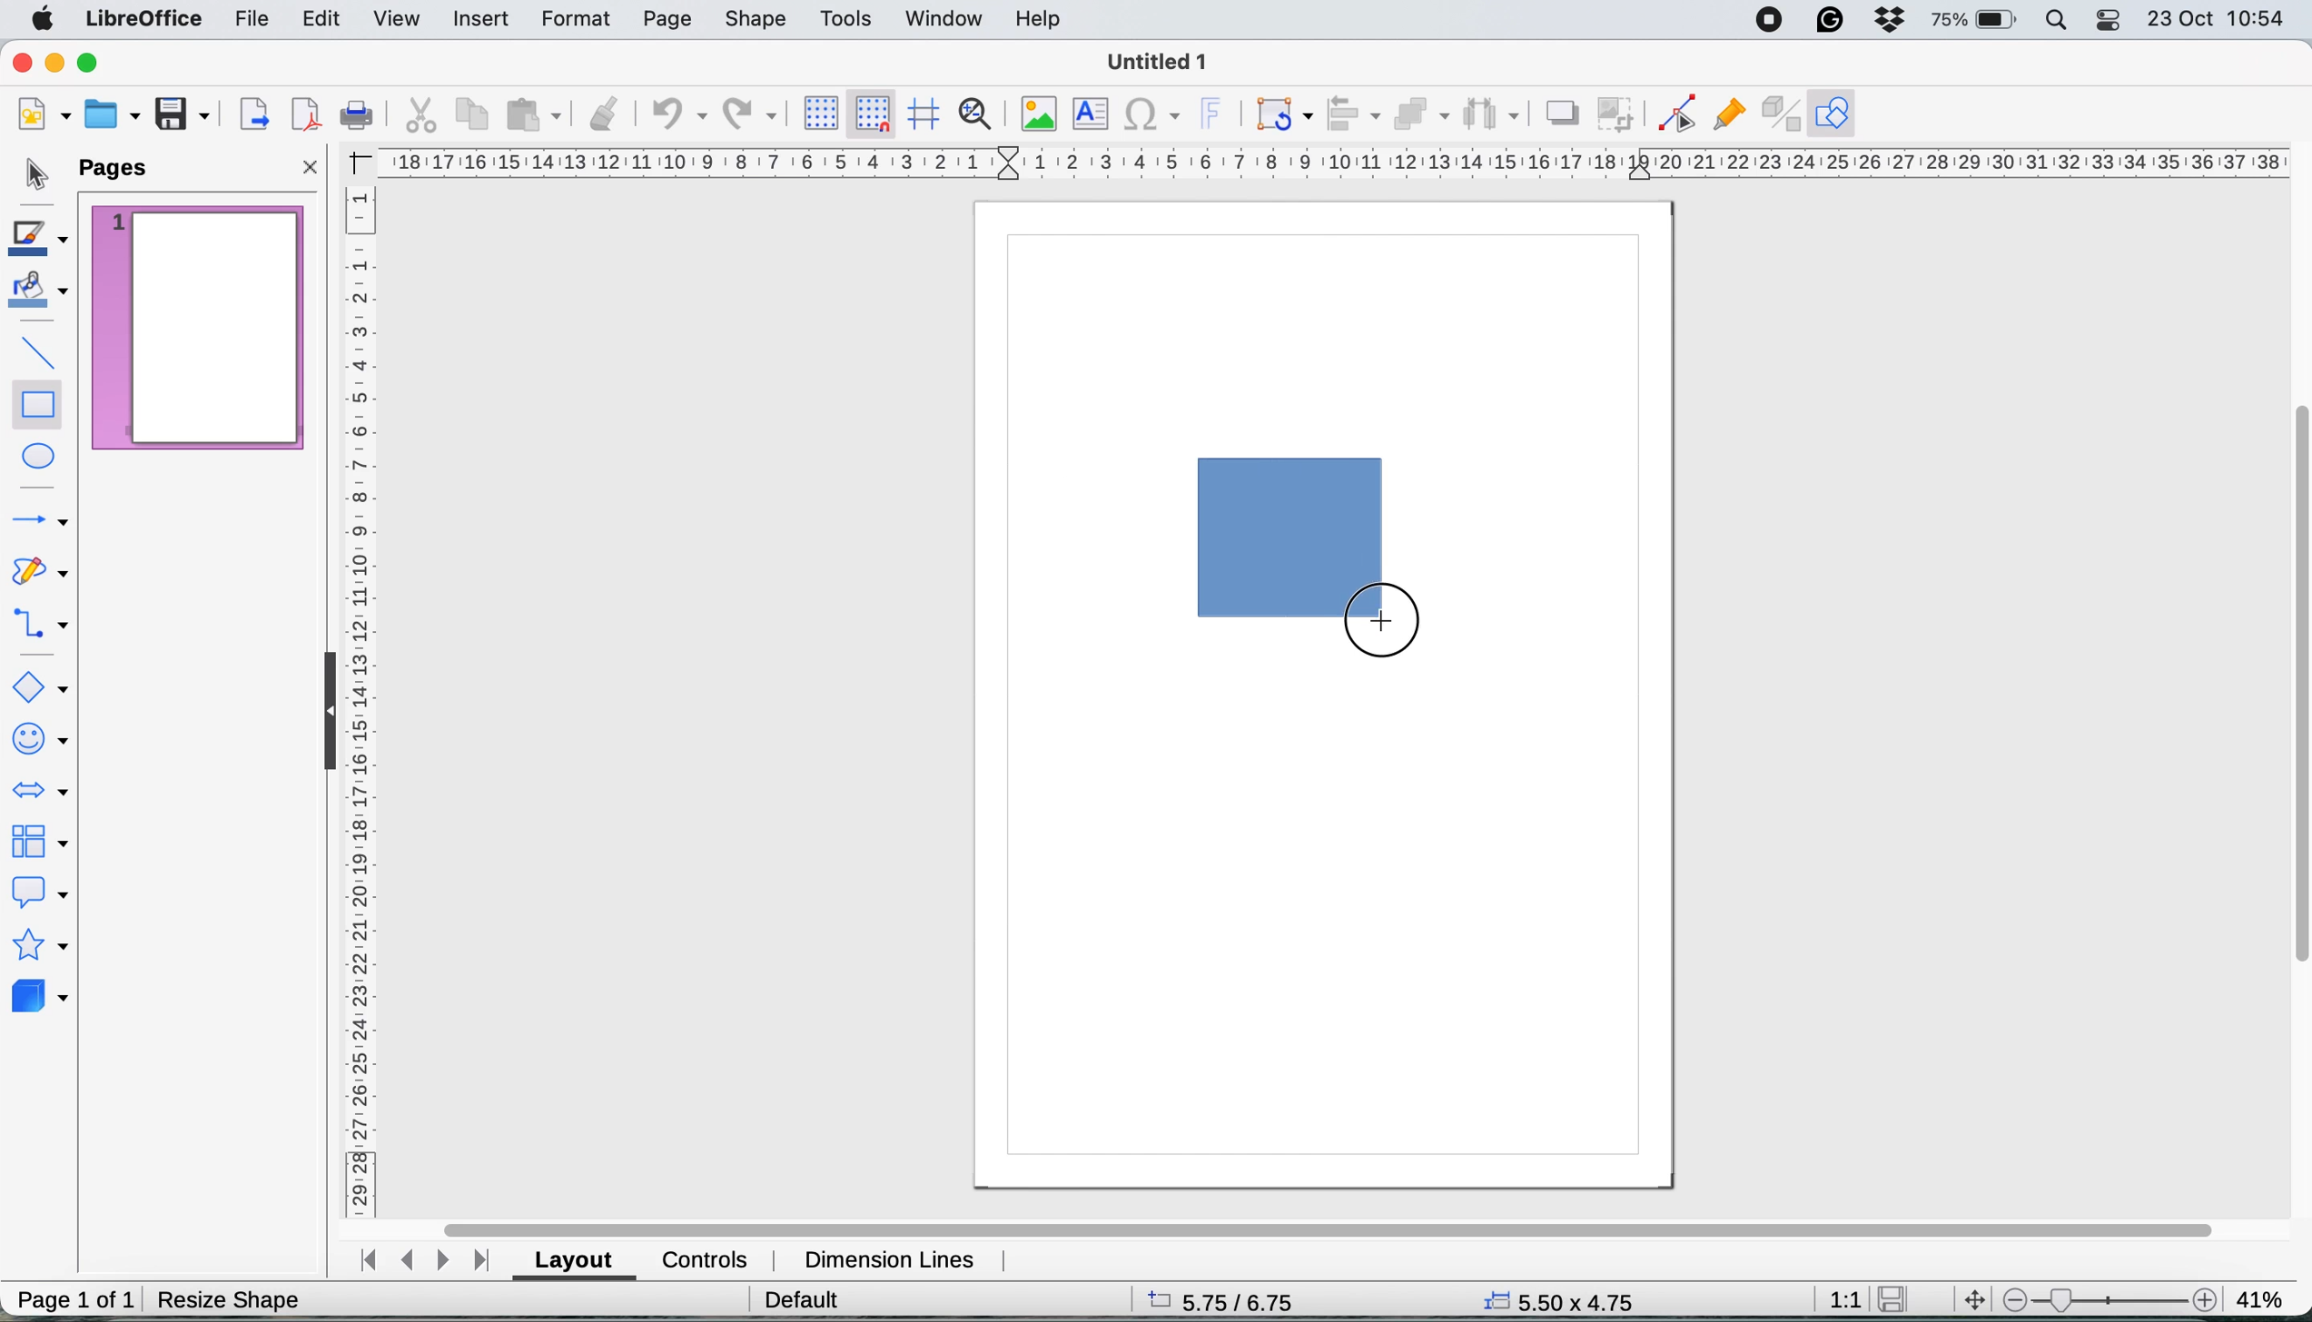 The image size is (2312, 1322). I want to click on symbol shapes, so click(38, 735).